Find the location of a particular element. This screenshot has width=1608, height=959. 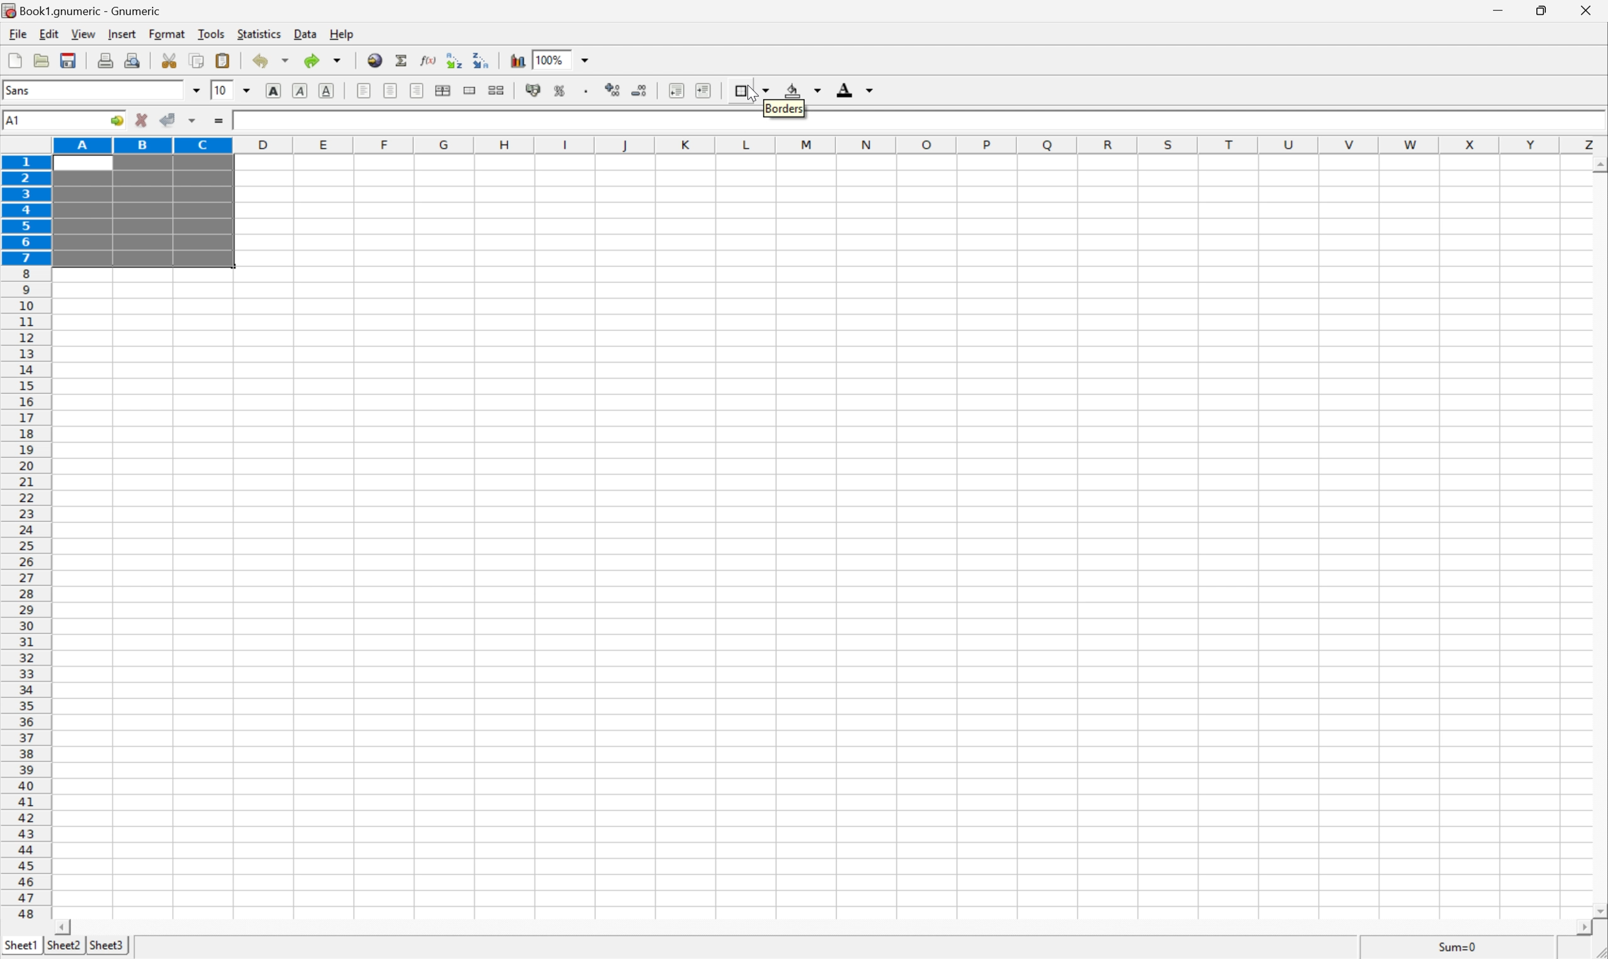

view is located at coordinates (81, 35).